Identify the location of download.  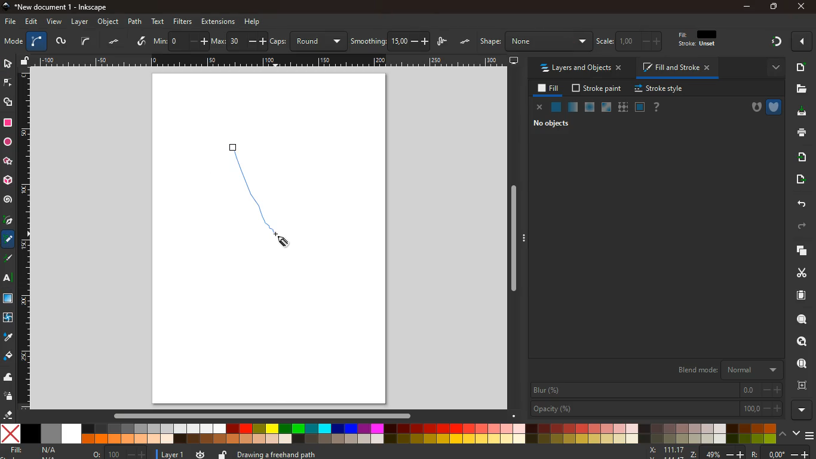
(798, 112).